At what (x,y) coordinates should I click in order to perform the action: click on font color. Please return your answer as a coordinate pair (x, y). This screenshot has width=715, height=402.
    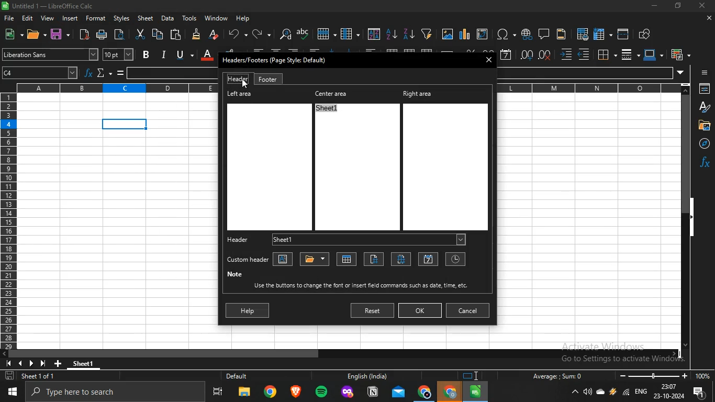
    Looking at the image, I should click on (207, 54).